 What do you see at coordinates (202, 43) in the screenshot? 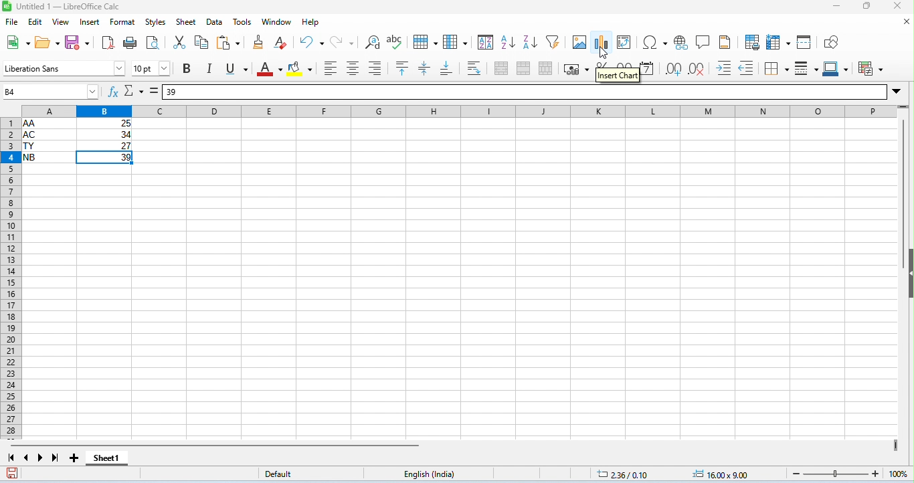
I see `copy` at bounding box center [202, 43].